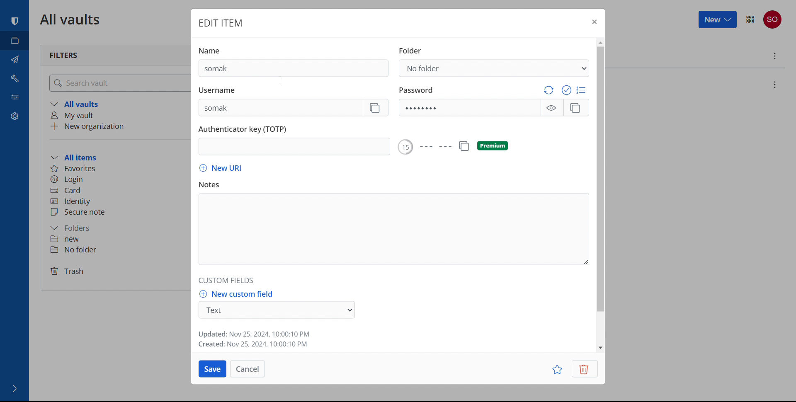 This screenshot has height=402, width=796. What do you see at coordinates (227, 281) in the screenshot?
I see `custom  fields` at bounding box center [227, 281].